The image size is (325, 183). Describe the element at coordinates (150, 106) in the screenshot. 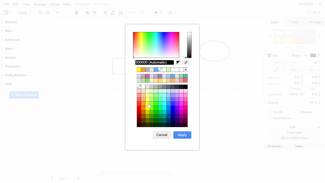

I see `cursor` at that location.